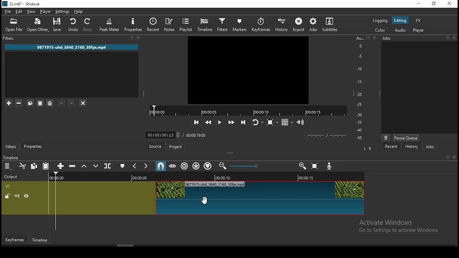 The width and height of the screenshot is (459, 258). Describe the element at coordinates (222, 166) in the screenshot. I see `zoom timeline out` at that location.